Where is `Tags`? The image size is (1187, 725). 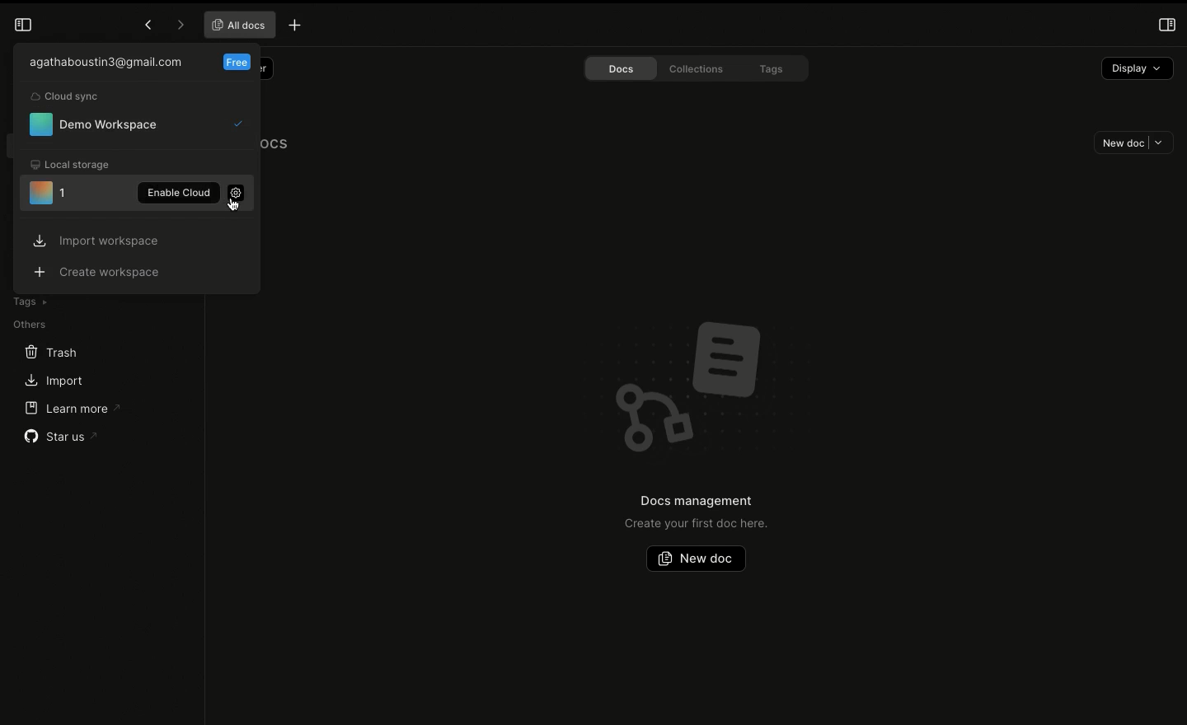
Tags is located at coordinates (780, 69).